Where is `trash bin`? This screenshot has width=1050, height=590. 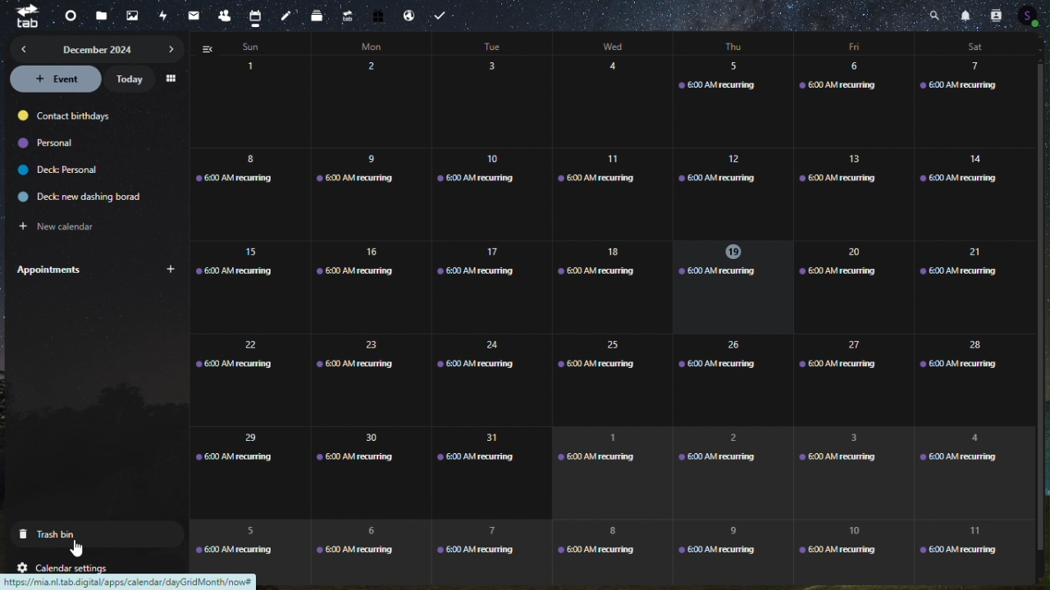 trash bin is located at coordinates (66, 533).